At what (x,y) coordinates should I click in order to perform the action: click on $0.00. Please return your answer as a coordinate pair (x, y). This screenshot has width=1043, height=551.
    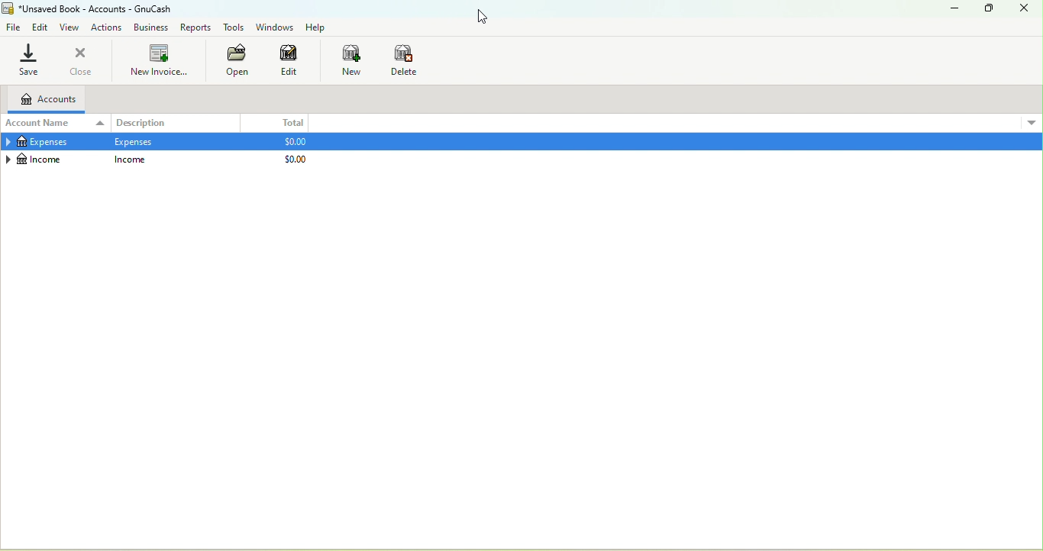
    Looking at the image, I should click on (295, 159).